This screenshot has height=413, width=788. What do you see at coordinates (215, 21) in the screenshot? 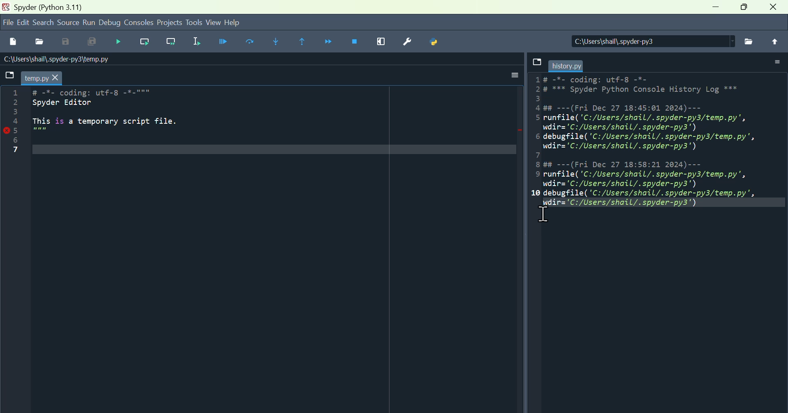
I see `View` at bounding box center [215, 21].